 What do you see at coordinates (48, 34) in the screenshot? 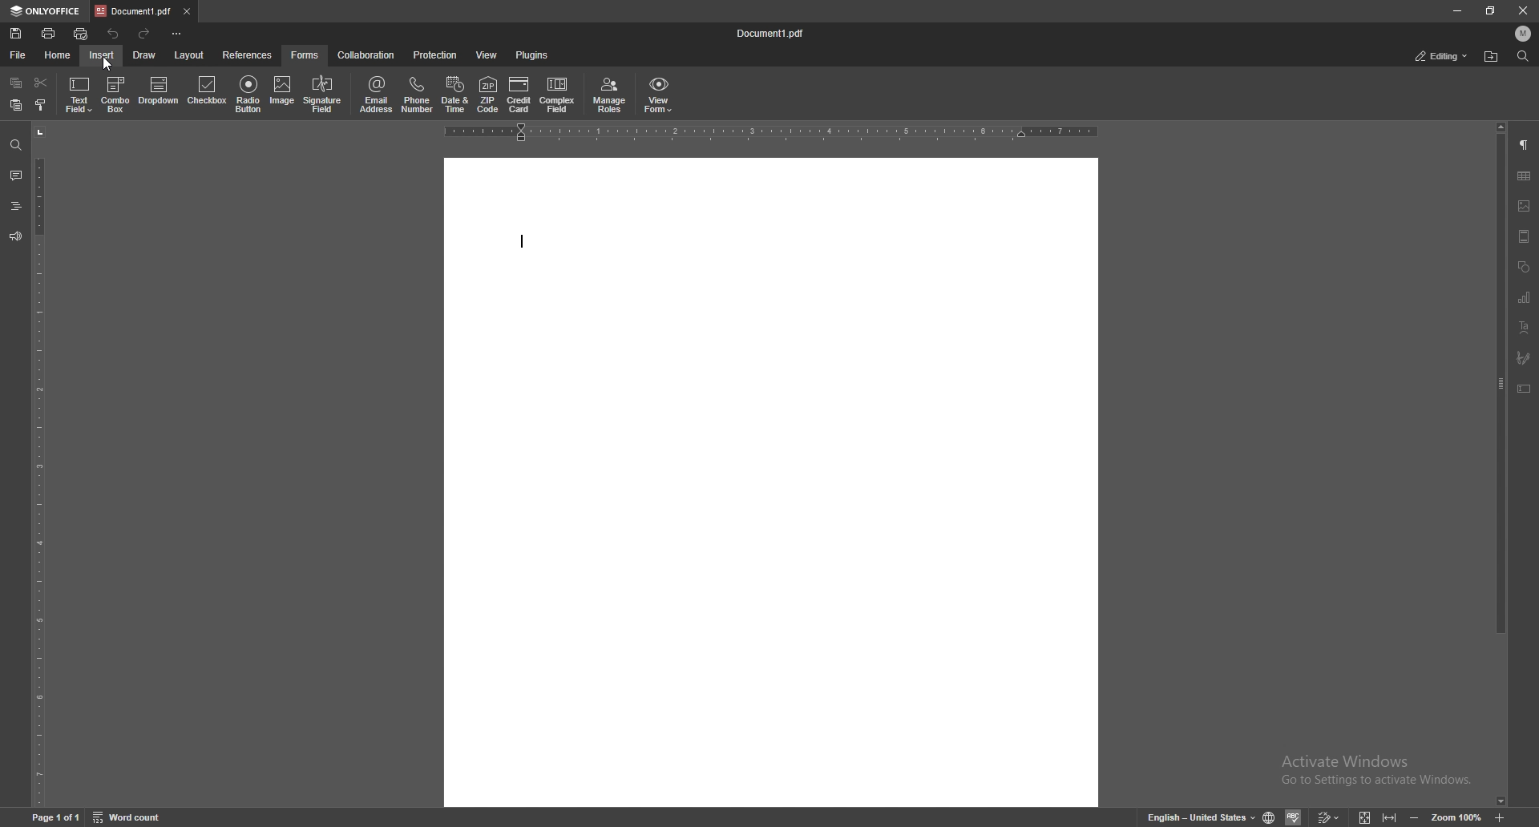
I see `print` at bounding box center [48, 34].